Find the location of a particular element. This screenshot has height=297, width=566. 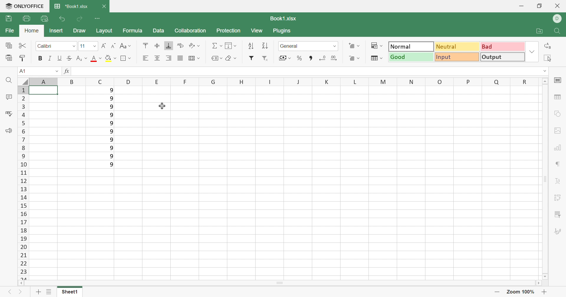

Cursor is located at coordinates (160, 106).